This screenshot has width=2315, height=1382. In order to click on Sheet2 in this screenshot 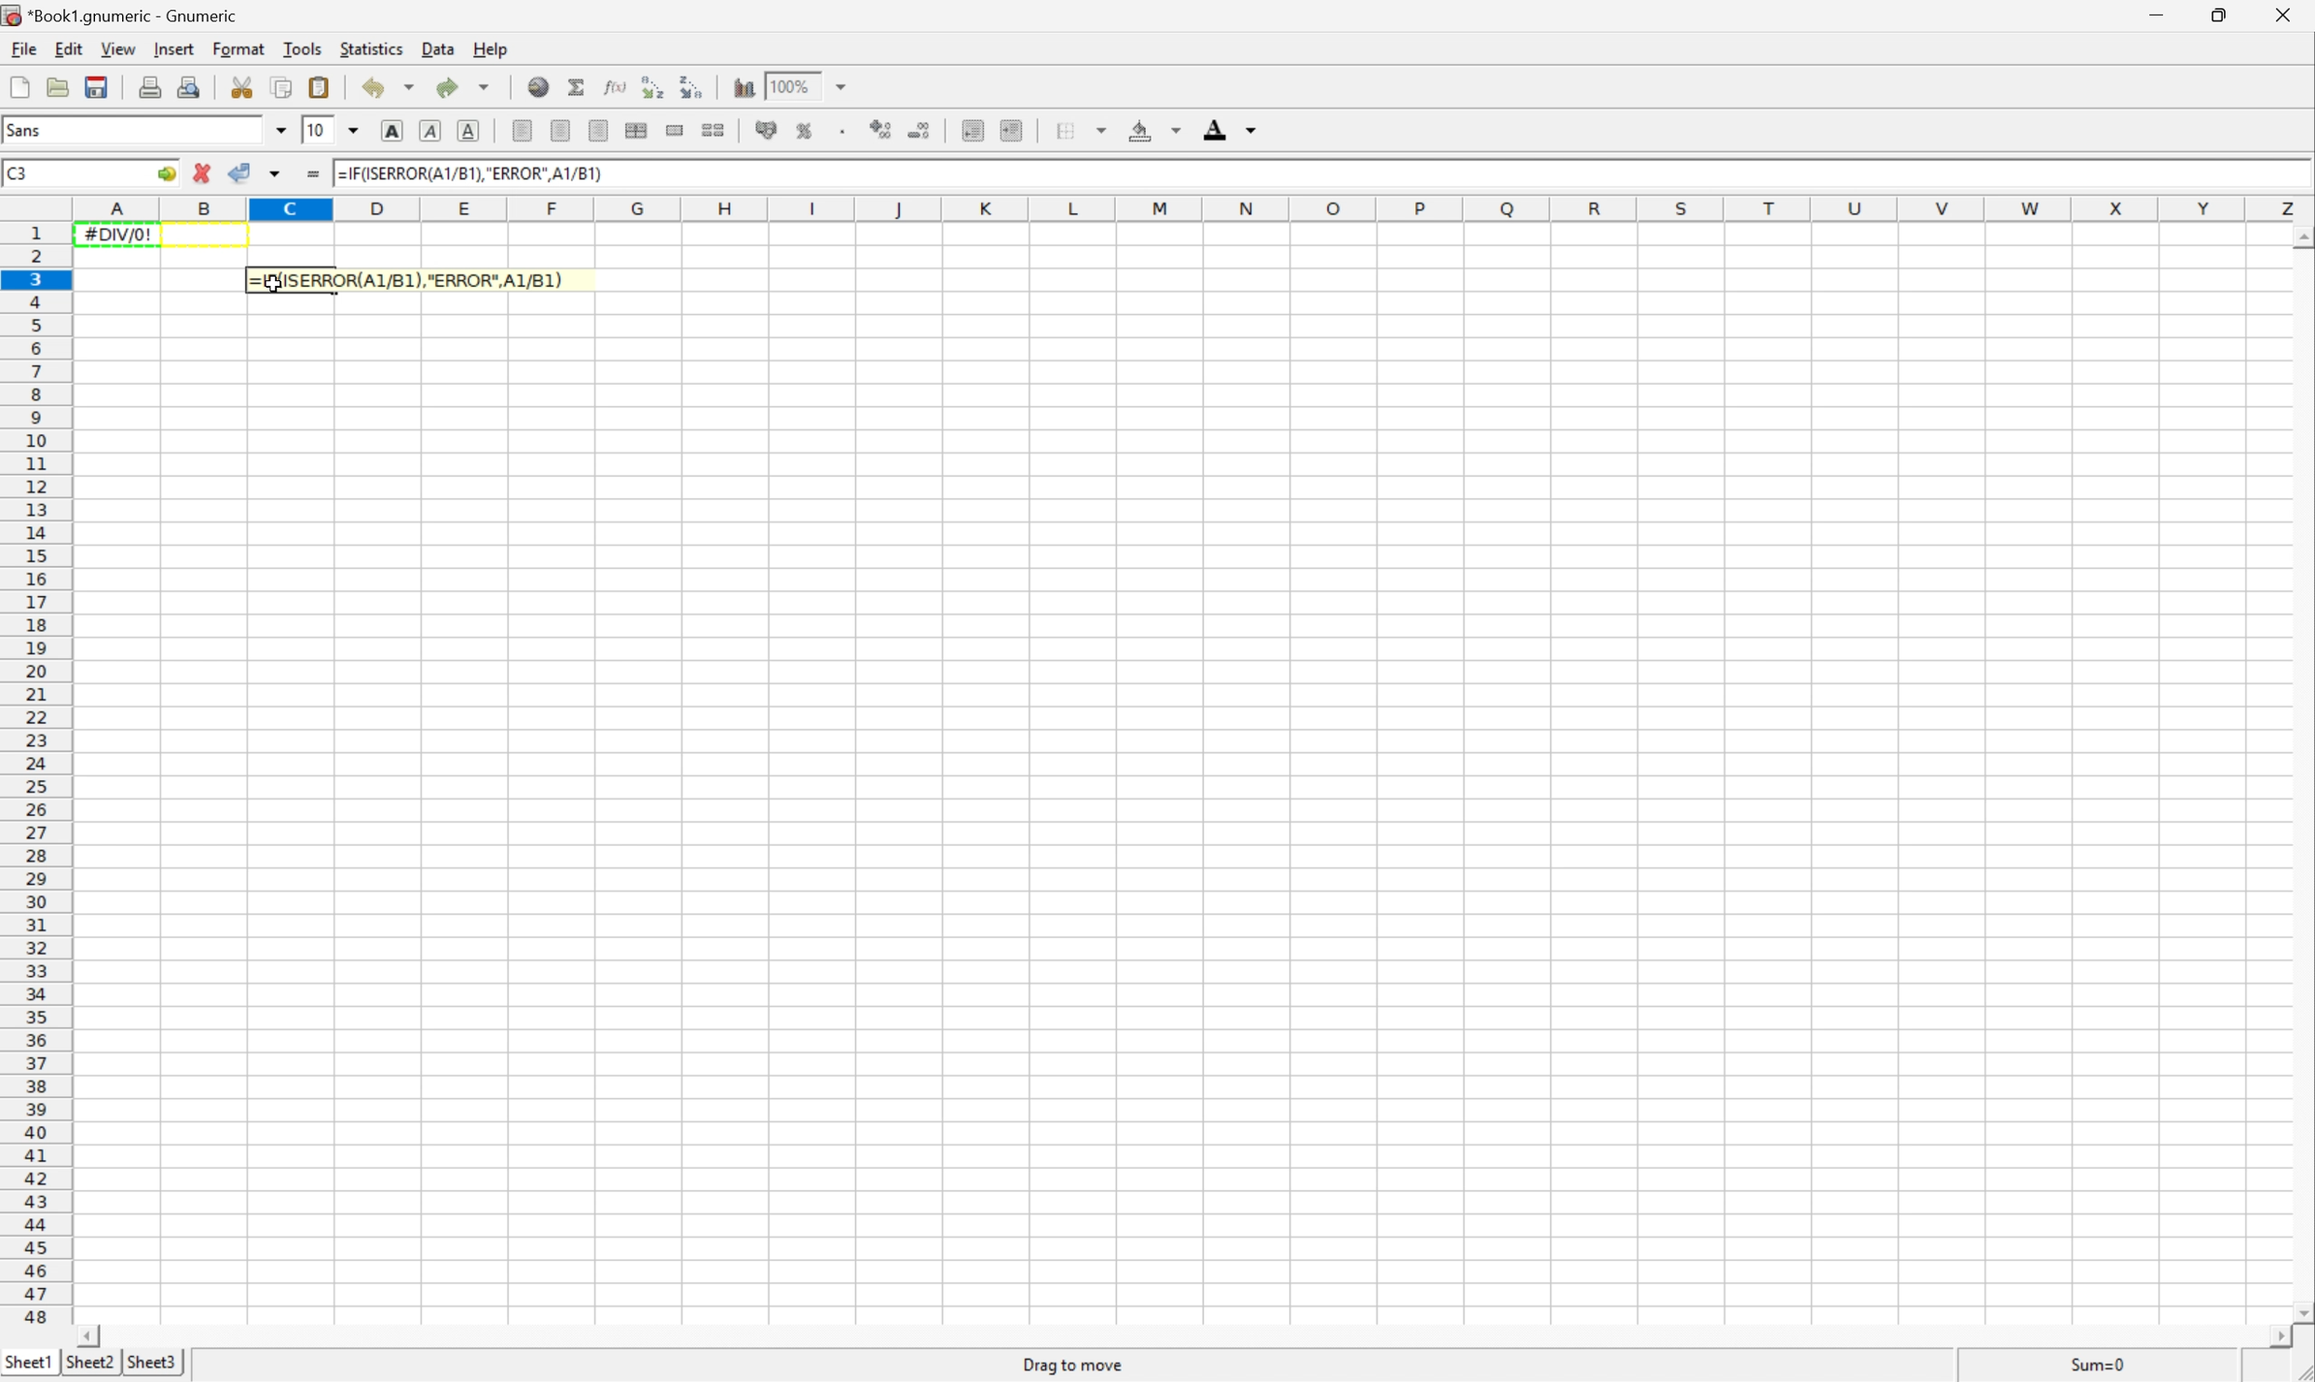, I will do `click(89, 1362)`.